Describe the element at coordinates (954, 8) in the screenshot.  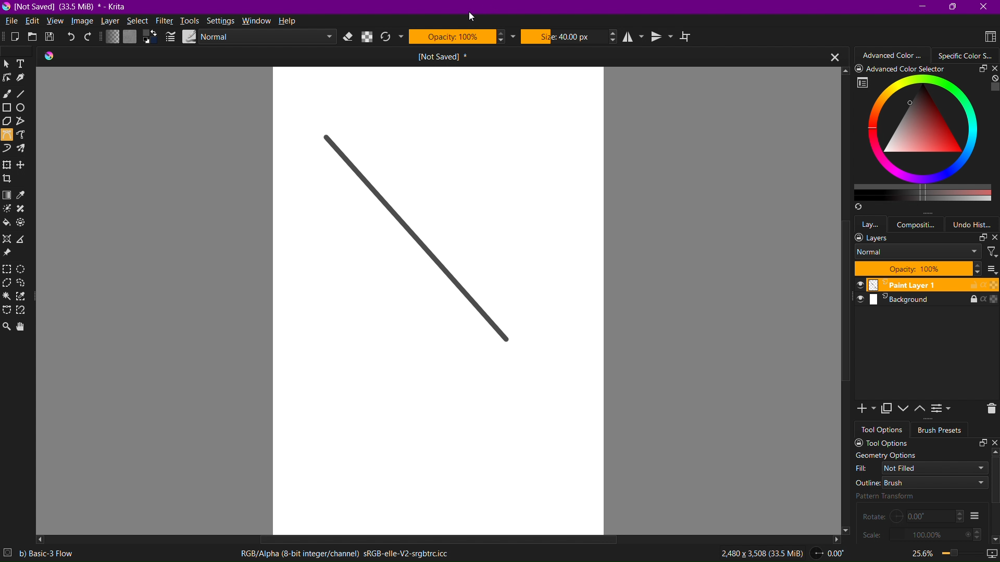
I see `Maximize` at that location.